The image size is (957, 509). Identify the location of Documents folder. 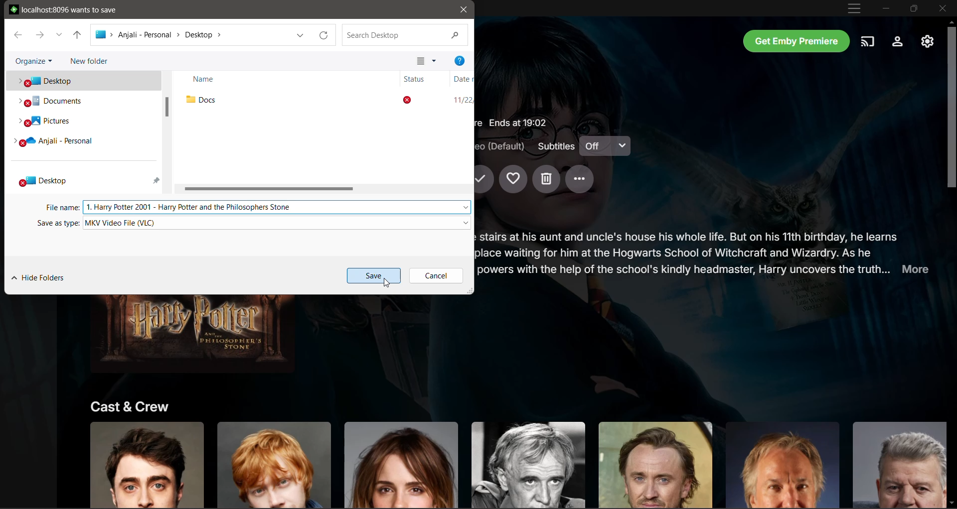
(82, 102).